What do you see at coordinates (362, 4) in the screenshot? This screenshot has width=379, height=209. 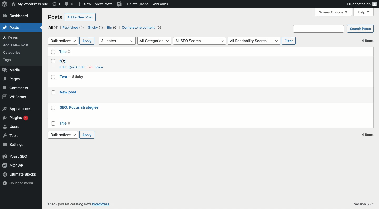 I see `Hi, aghatha bb ` at bounding box center [362, 4].